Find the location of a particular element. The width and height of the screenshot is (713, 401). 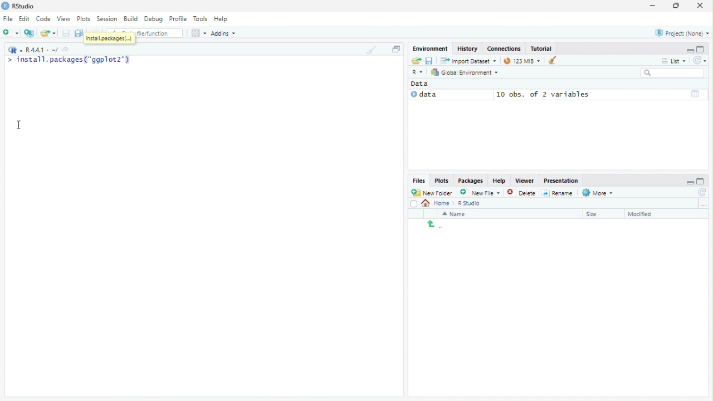

More file commands is located at coordinates (598, 193).